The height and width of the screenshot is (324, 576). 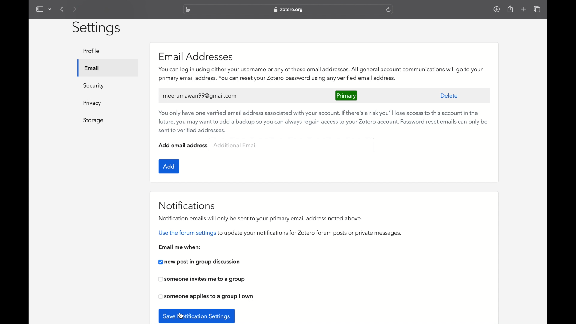 I want to click on share, so click(x=511, y=9).